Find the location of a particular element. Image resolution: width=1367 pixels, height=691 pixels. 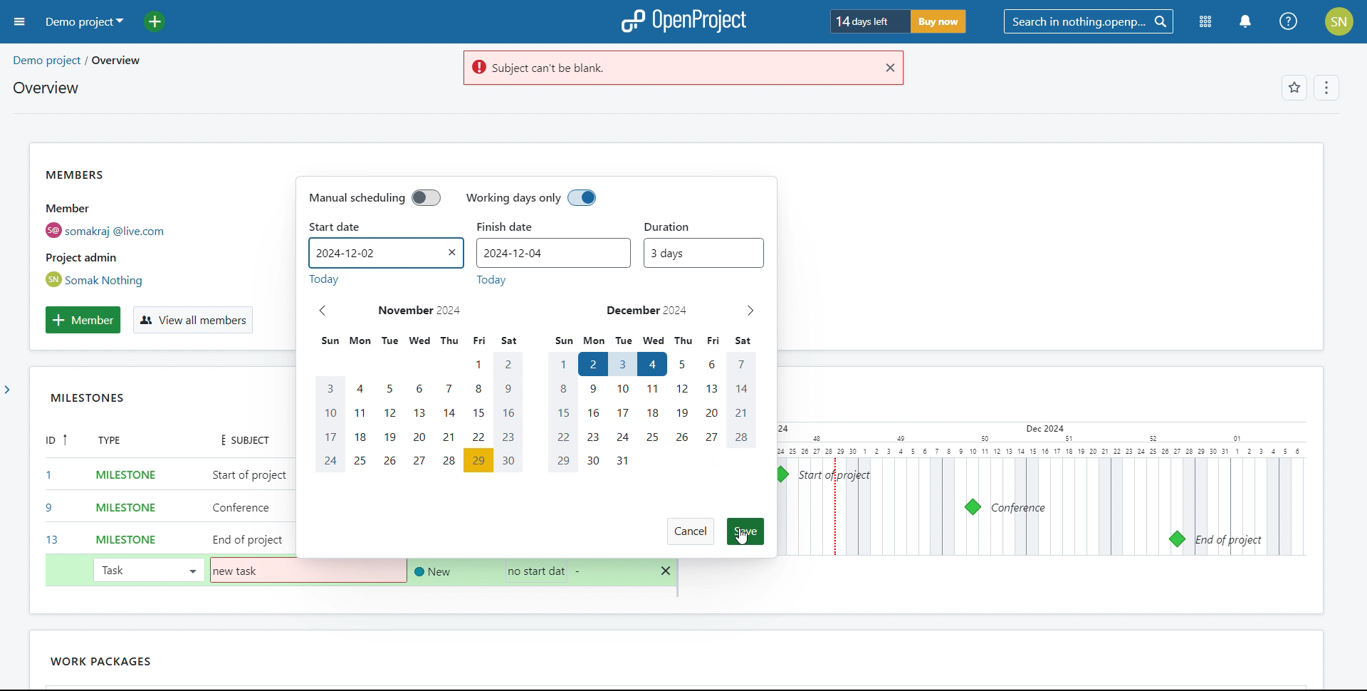

members is located at coordinates (131, 227).